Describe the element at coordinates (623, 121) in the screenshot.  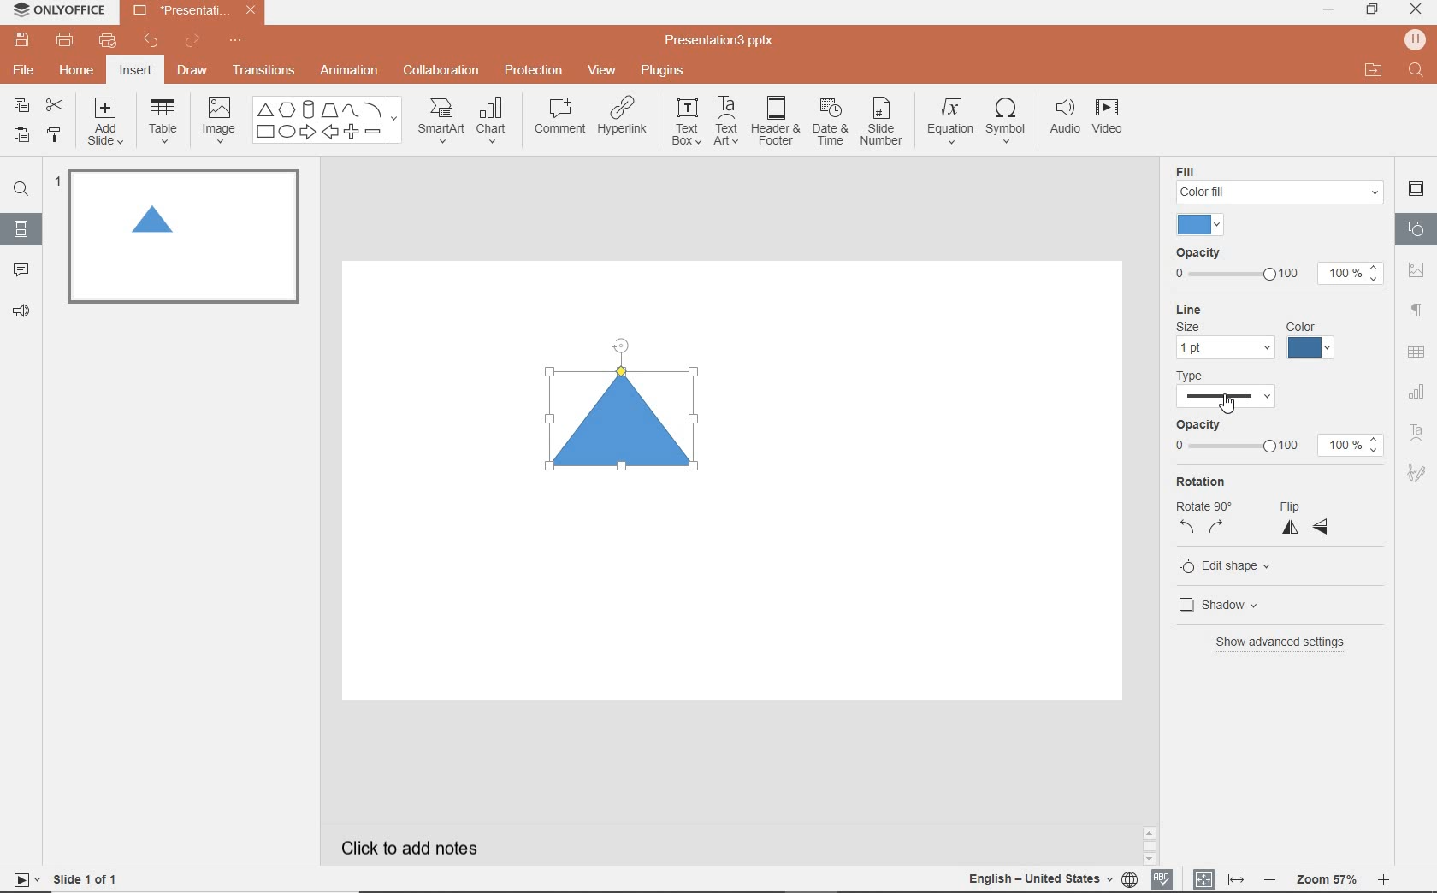
I see `HYPERLINK` at that location.